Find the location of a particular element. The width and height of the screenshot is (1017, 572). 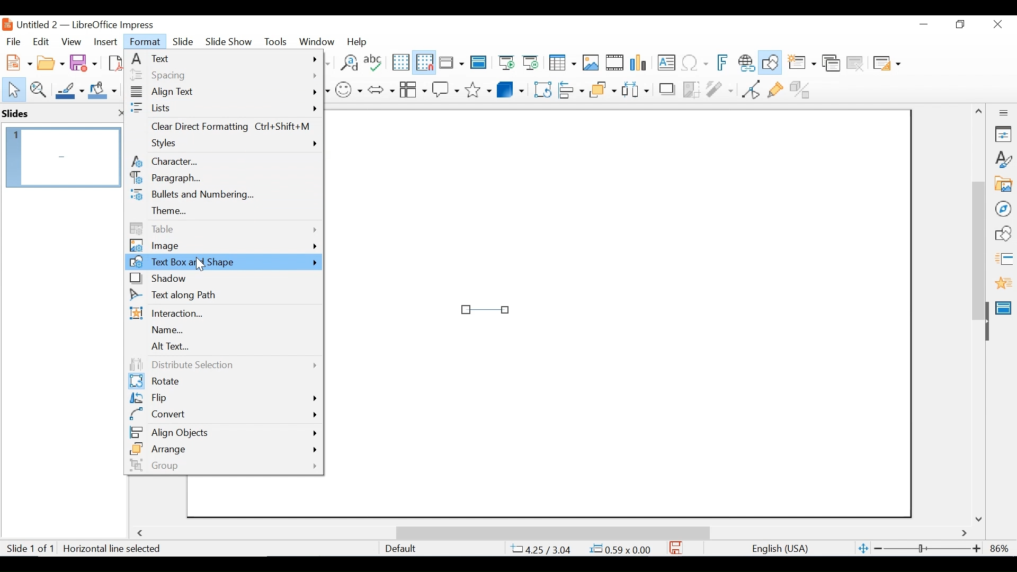

Bullet and Numbering is located at coordinates (222, 195).